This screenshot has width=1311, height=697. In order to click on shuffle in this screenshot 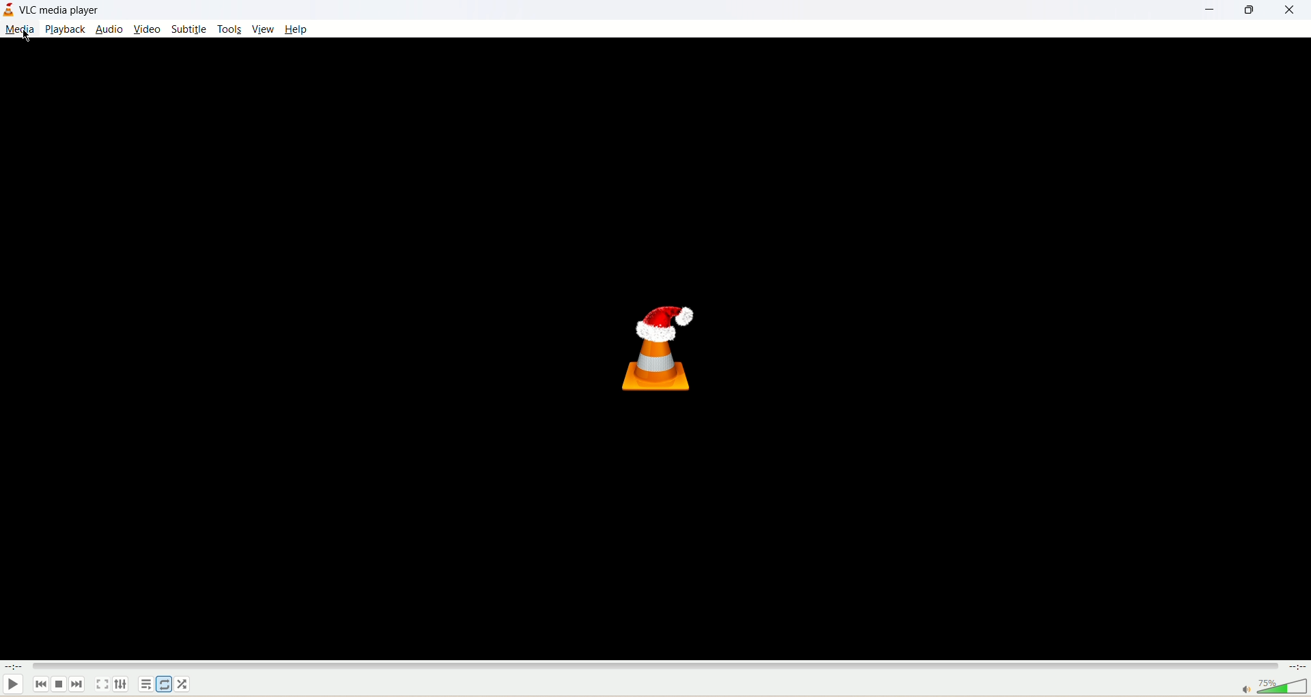, I will do `click(186, 685)`.